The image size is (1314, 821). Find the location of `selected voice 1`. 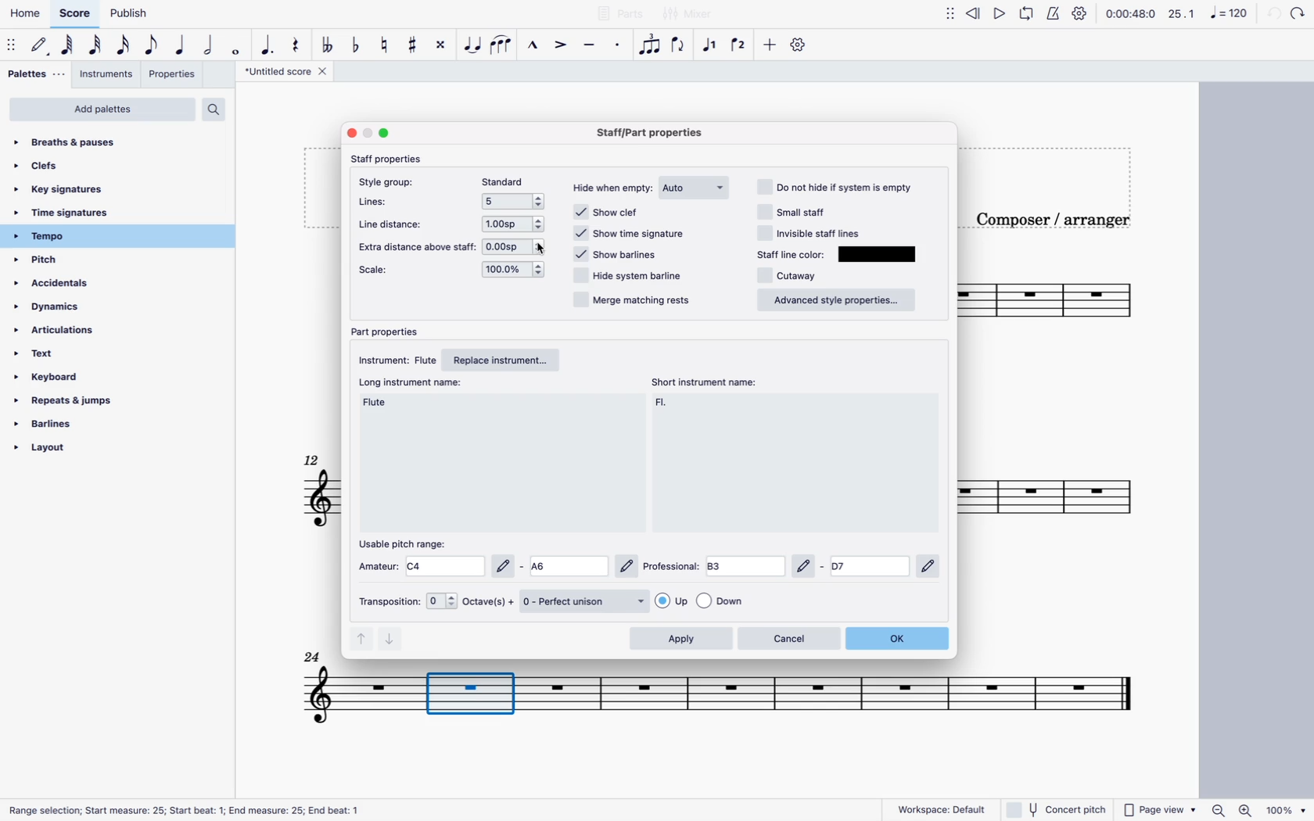

selected voice 1 is located at coordinates (712, 45).